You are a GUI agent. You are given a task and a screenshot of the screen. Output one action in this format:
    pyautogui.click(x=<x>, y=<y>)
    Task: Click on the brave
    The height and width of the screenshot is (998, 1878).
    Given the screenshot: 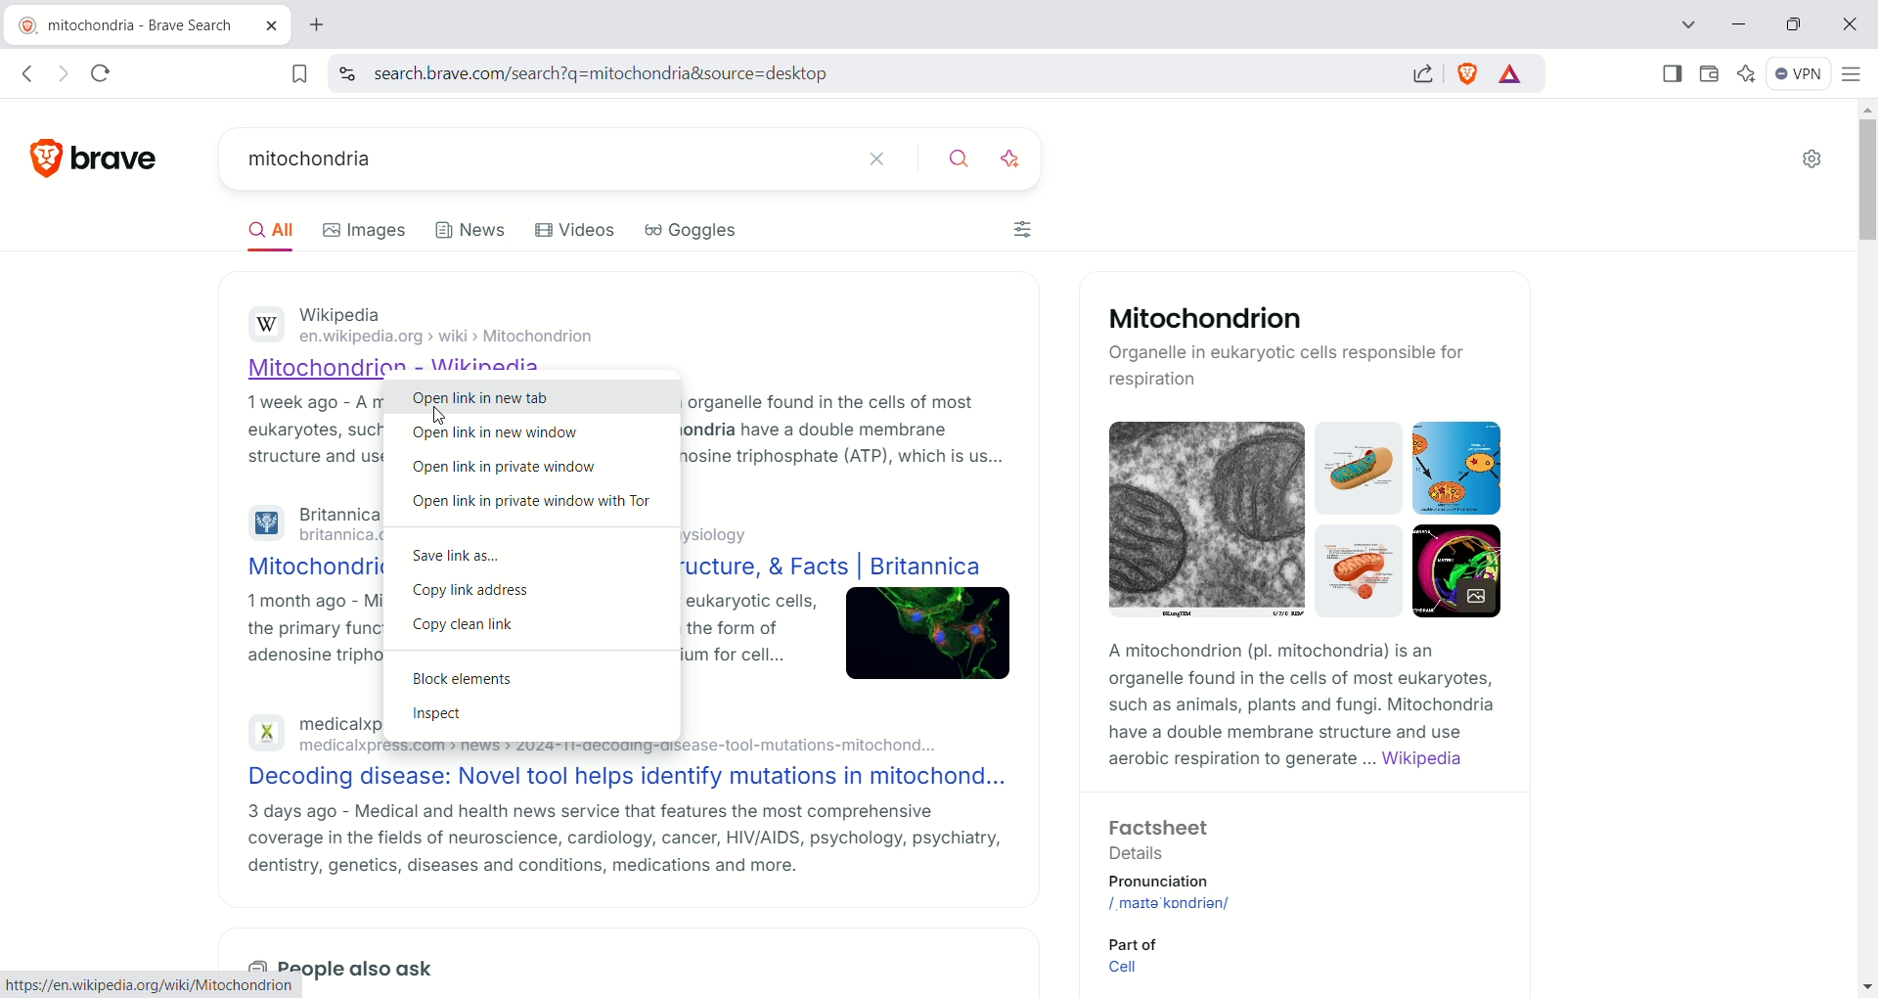 What is the action you would take?
    pyautogui.click(x=122, y=158)
    